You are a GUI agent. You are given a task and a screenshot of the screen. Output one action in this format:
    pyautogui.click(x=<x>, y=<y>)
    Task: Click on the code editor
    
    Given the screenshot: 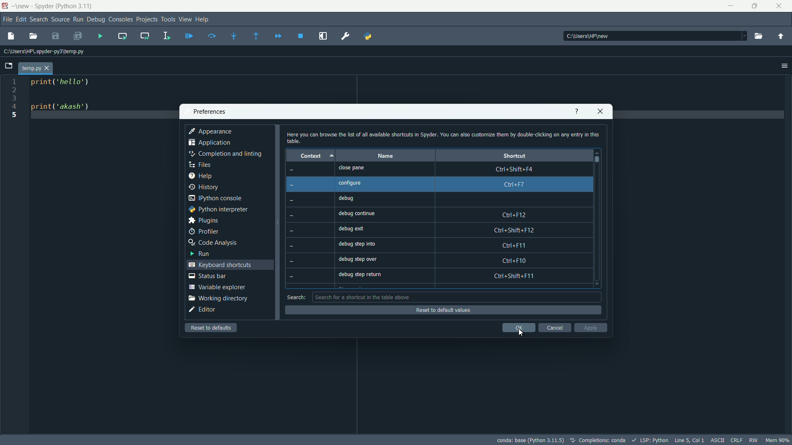 What is the action you would take?
    pyautogui.click(x=60, y=96)
    